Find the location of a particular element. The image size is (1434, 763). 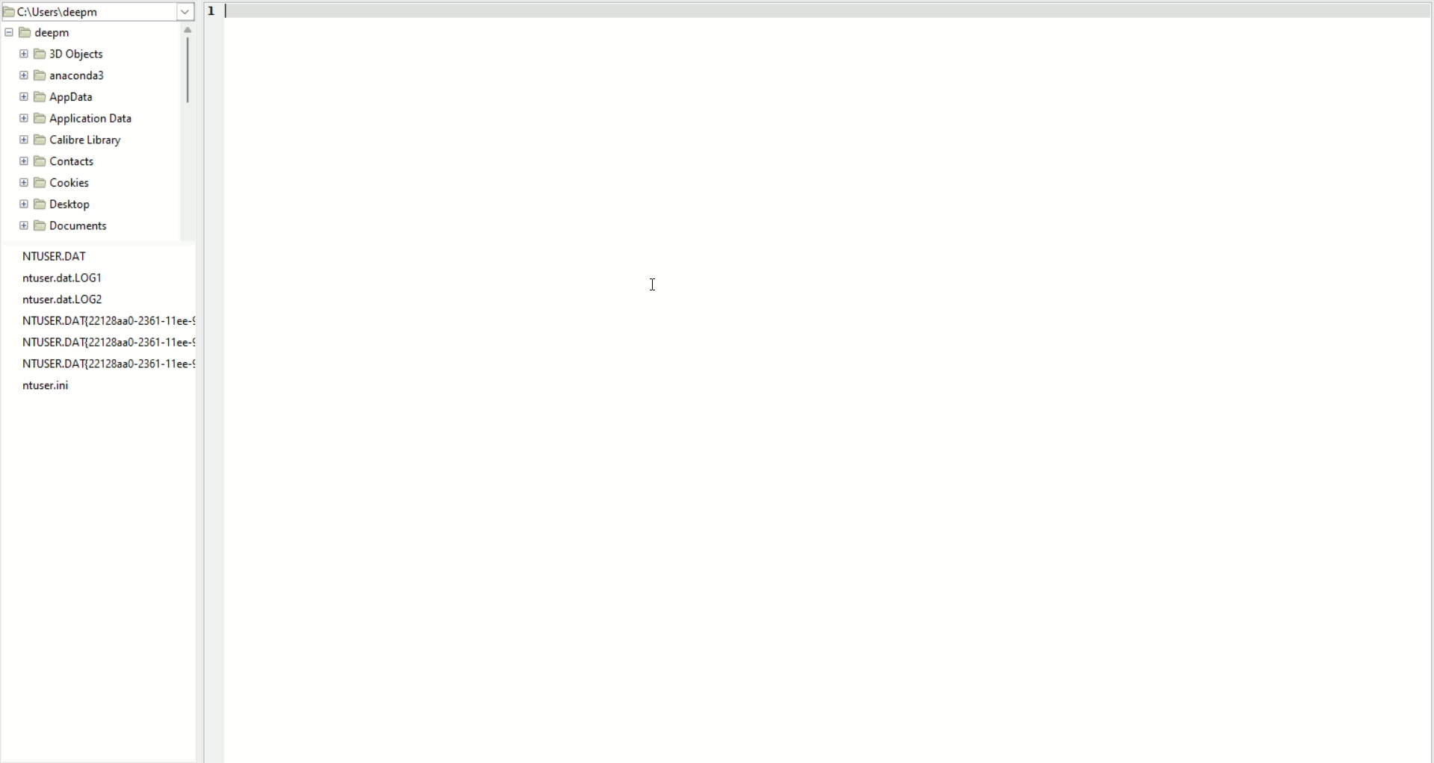

folder name  is located at coordinates (82, 119).